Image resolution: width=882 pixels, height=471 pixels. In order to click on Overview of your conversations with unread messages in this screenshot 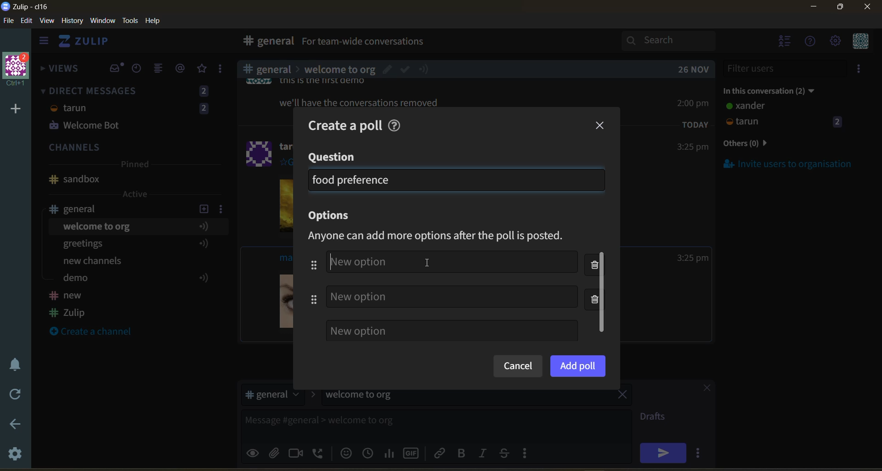, I will do `click(406, 43)`.